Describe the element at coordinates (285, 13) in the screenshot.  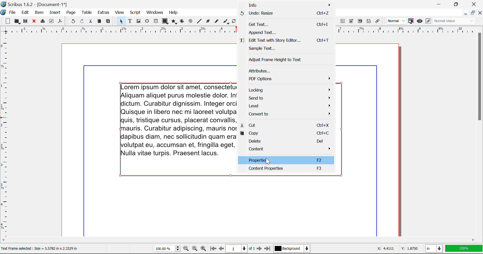
I see `Undo` at that location.